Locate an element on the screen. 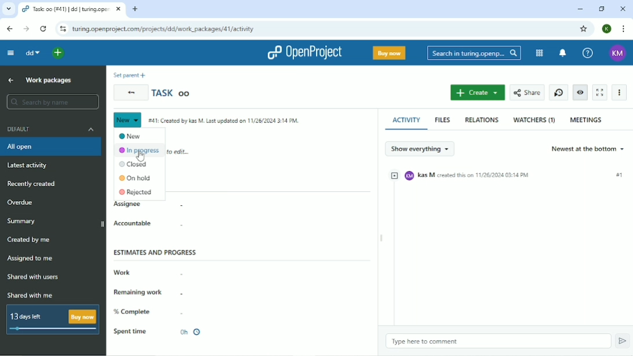  Spent time 0h is located at coordinates (158, 332).